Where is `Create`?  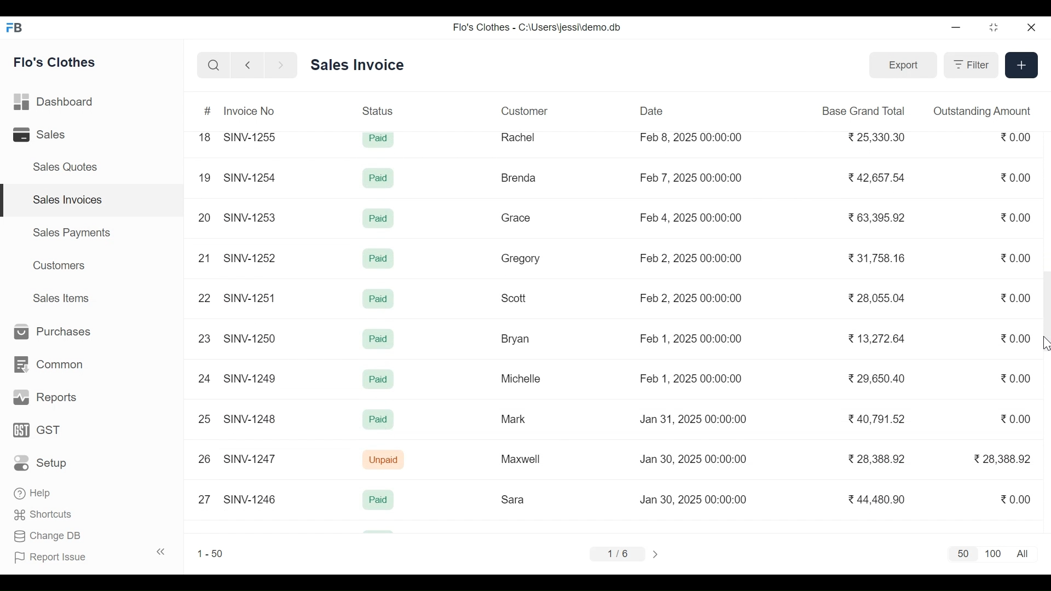 Create is located at coordinates (1020, 64).